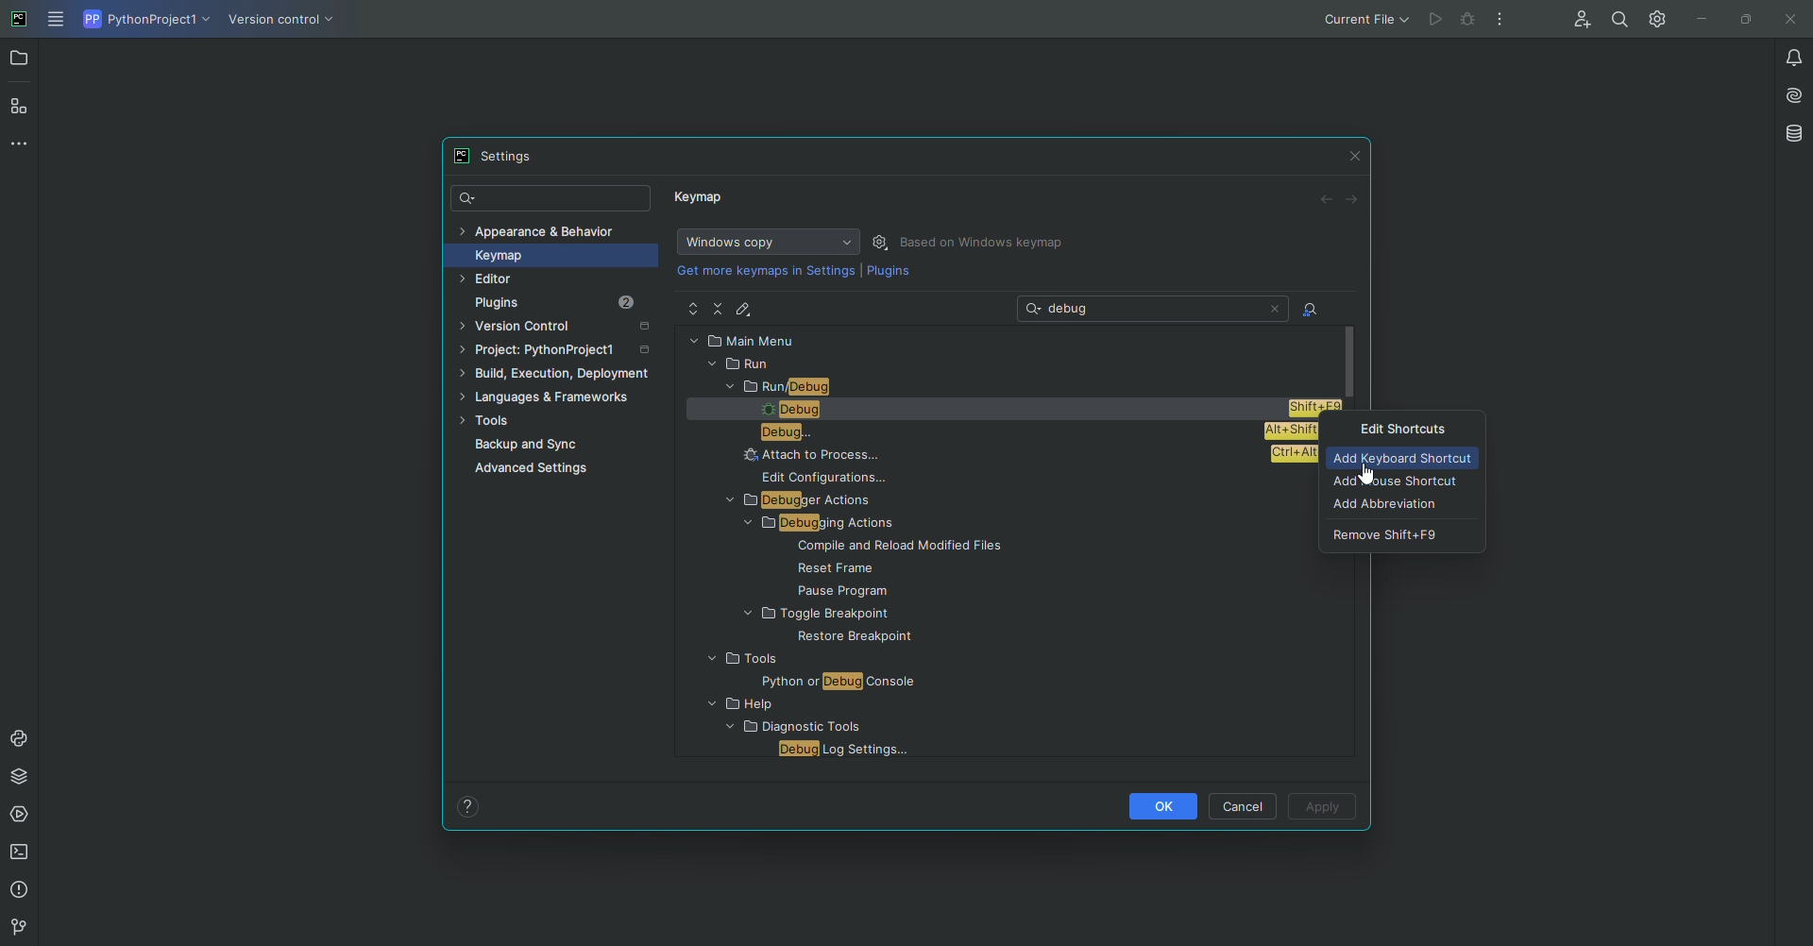 This screenshot has height=946, width=1813. What do you see at coordinates (58, 21) in the screenshot?
I see `Main Menu` at bounding box center [58, 21].